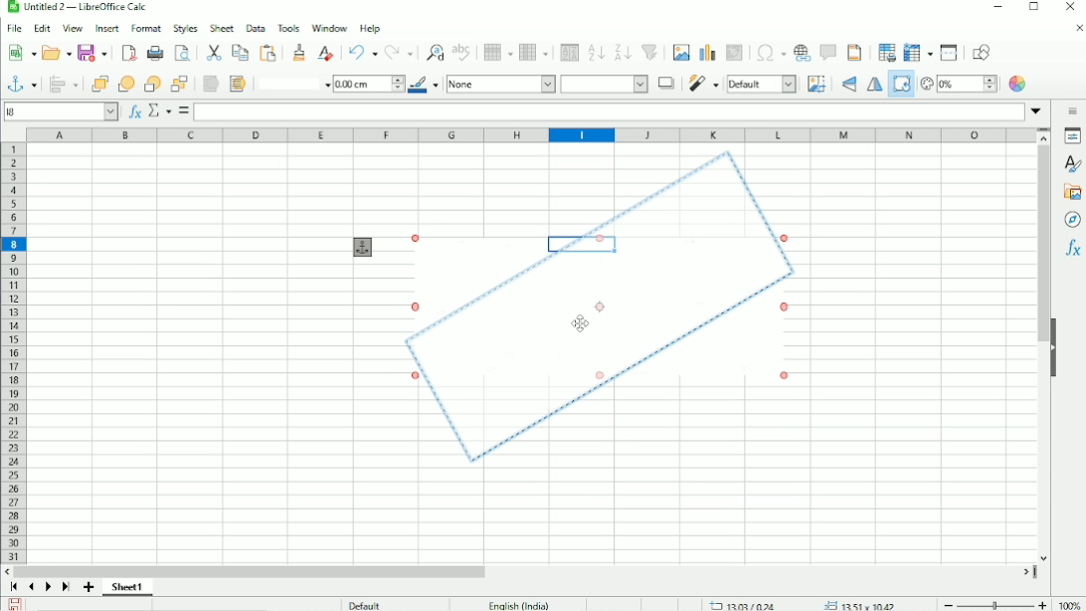 The image size is (1086, 611). Describe the element at coordinates (92, 53) in the screenshot. I see `Save` at that location.